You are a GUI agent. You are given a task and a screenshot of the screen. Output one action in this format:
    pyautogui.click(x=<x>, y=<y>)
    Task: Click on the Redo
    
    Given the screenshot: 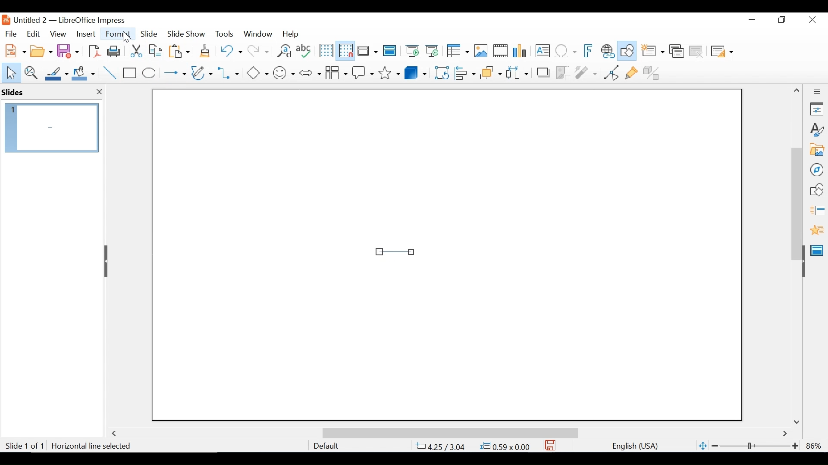 What is the action you would take?
    pyautogui.click(x=257, y=50)
    